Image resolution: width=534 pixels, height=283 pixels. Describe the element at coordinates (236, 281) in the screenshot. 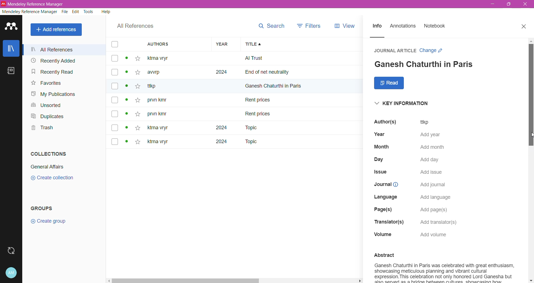

I see `Horizontal Scroll Bar` at that location.